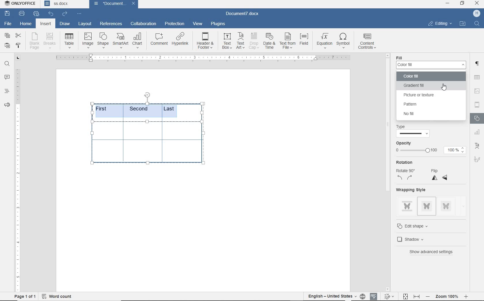  Describe the element at coordinates (174, 24) in the screenshot. I see `protection` at that location.